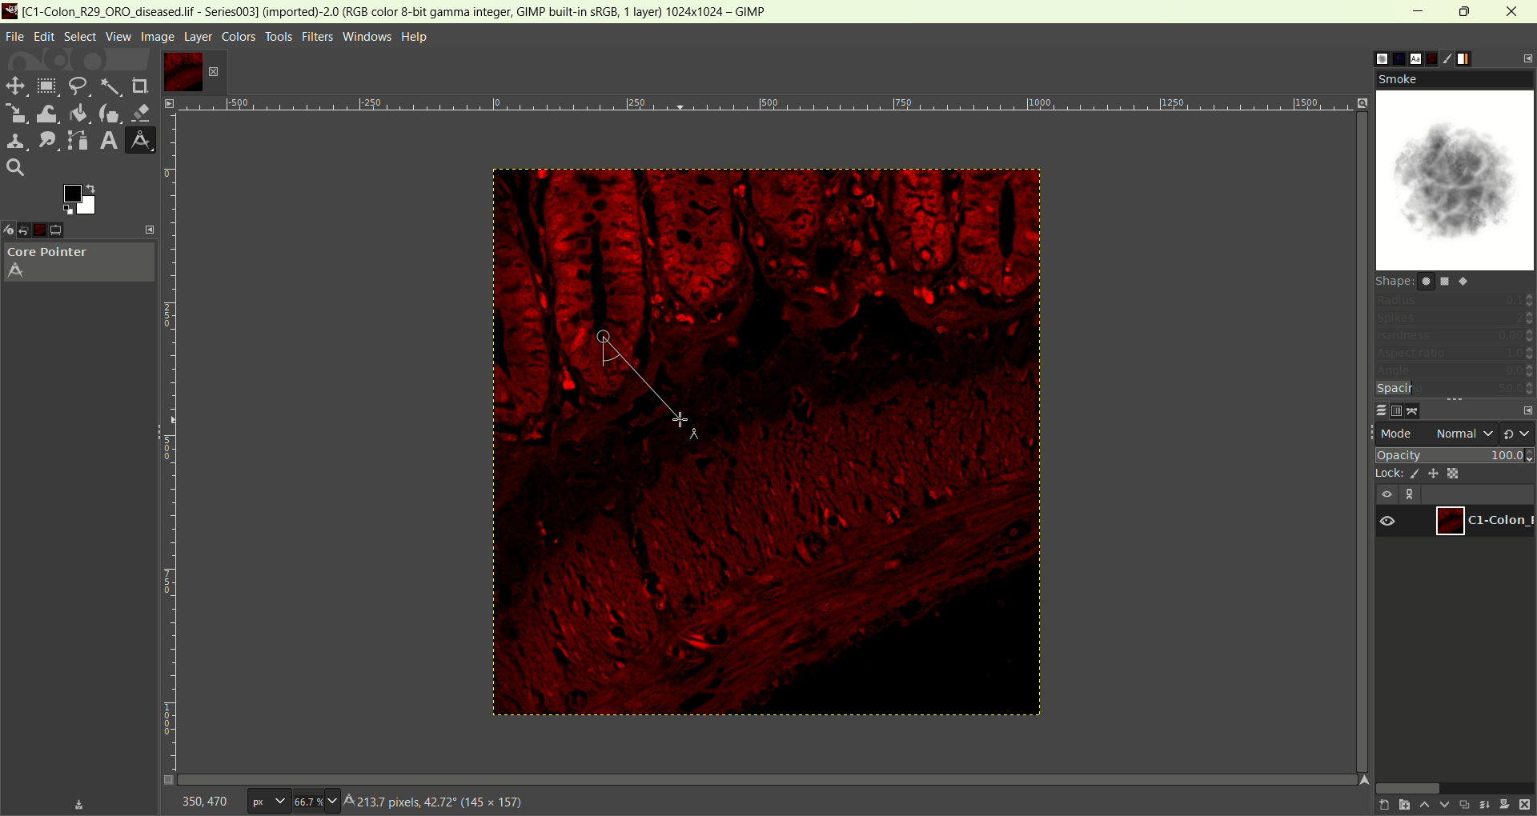 The image size is (1537, 816). What do you see at coordinates (1464, 433) in the screenshot?
I see `normal` at bounding box center [1464, 433].